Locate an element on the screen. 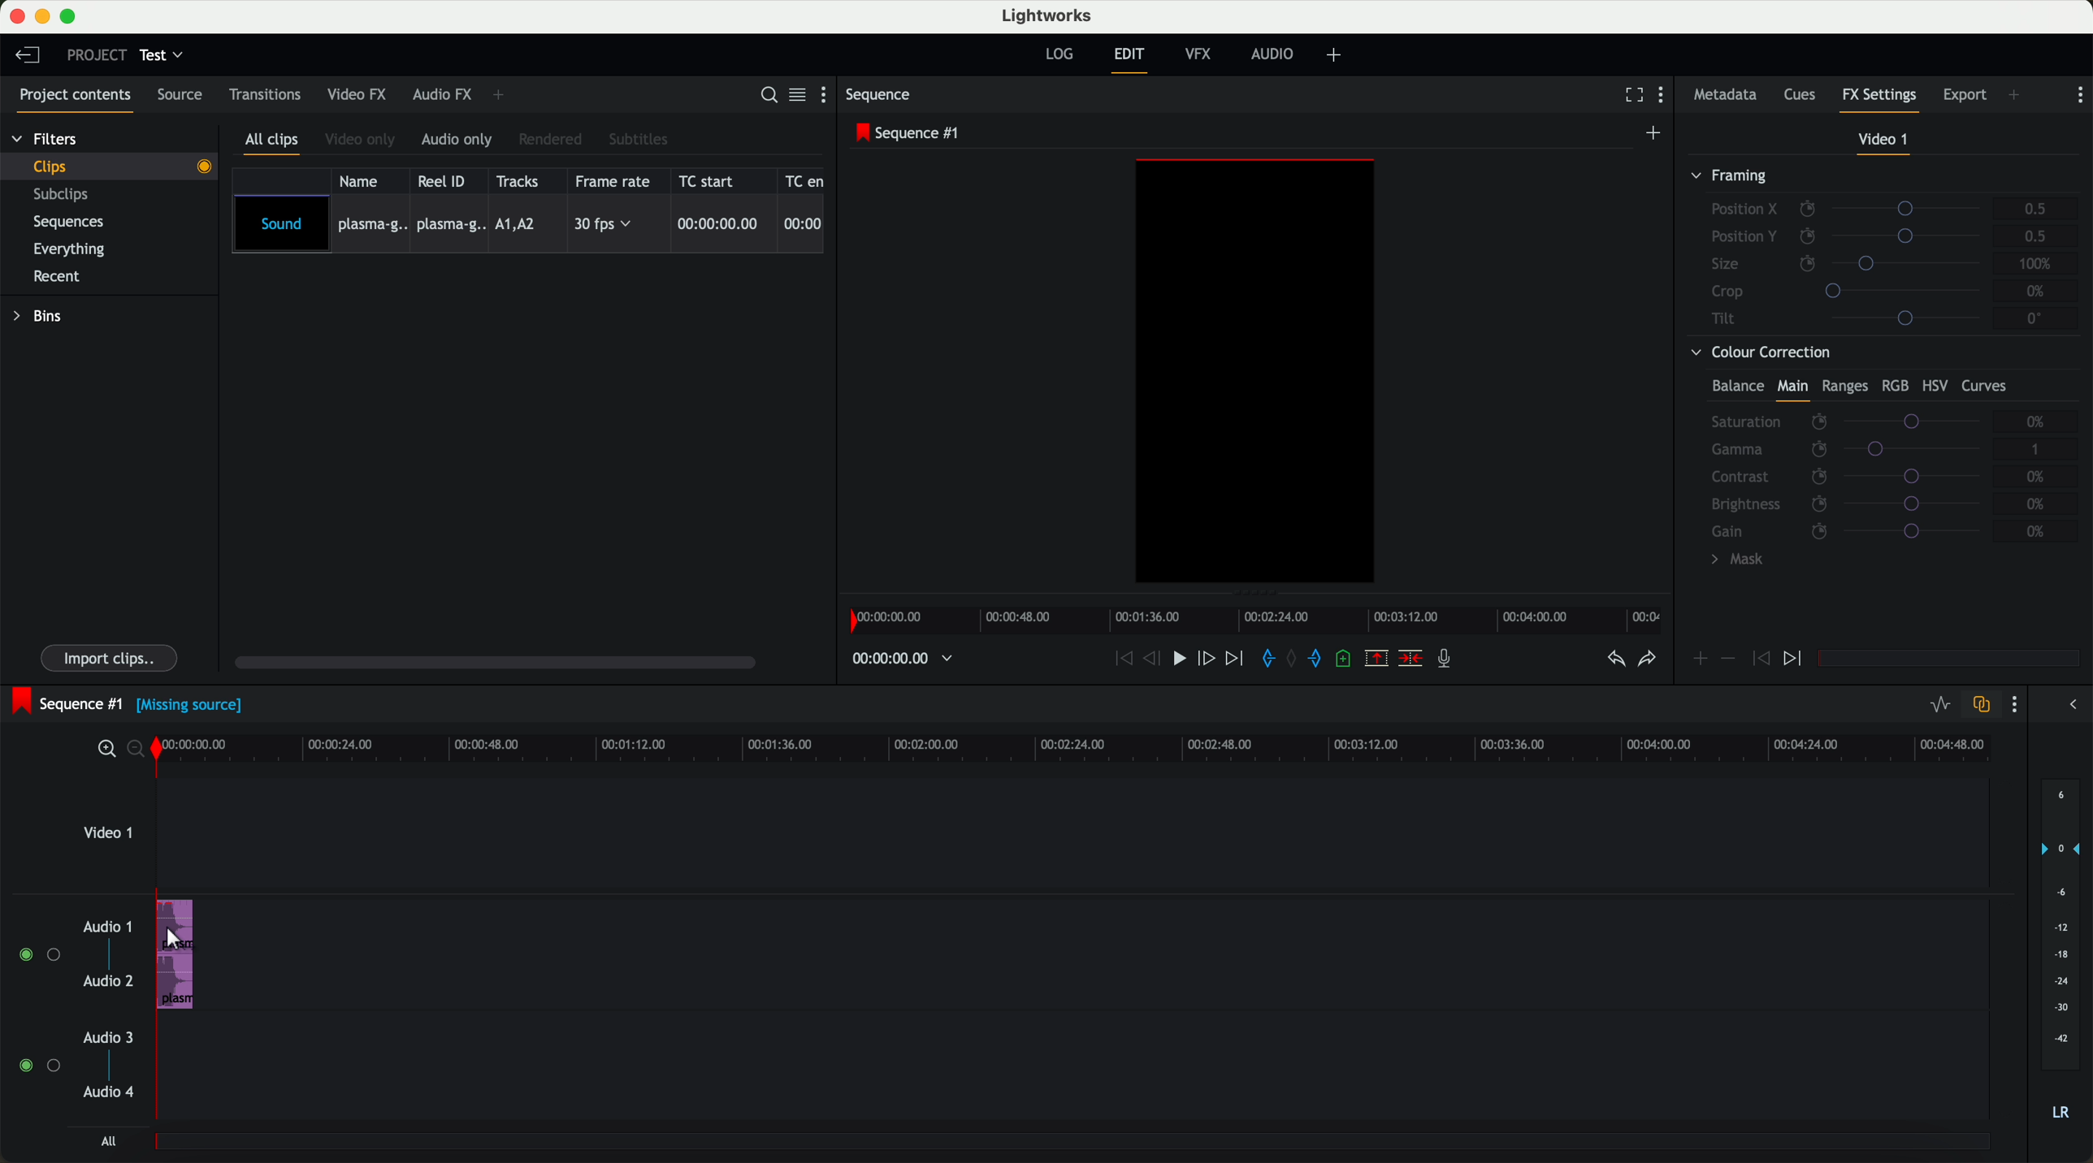 The width and height of the screenshot is (2093, 1163). move foward is located at coordinates (1237, 659).